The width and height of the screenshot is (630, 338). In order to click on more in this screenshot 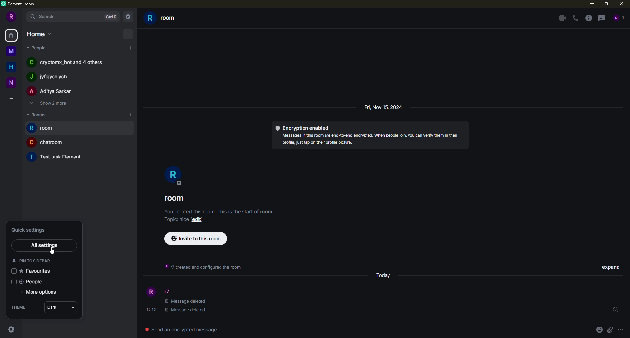, I will do `click(621, 330)`.